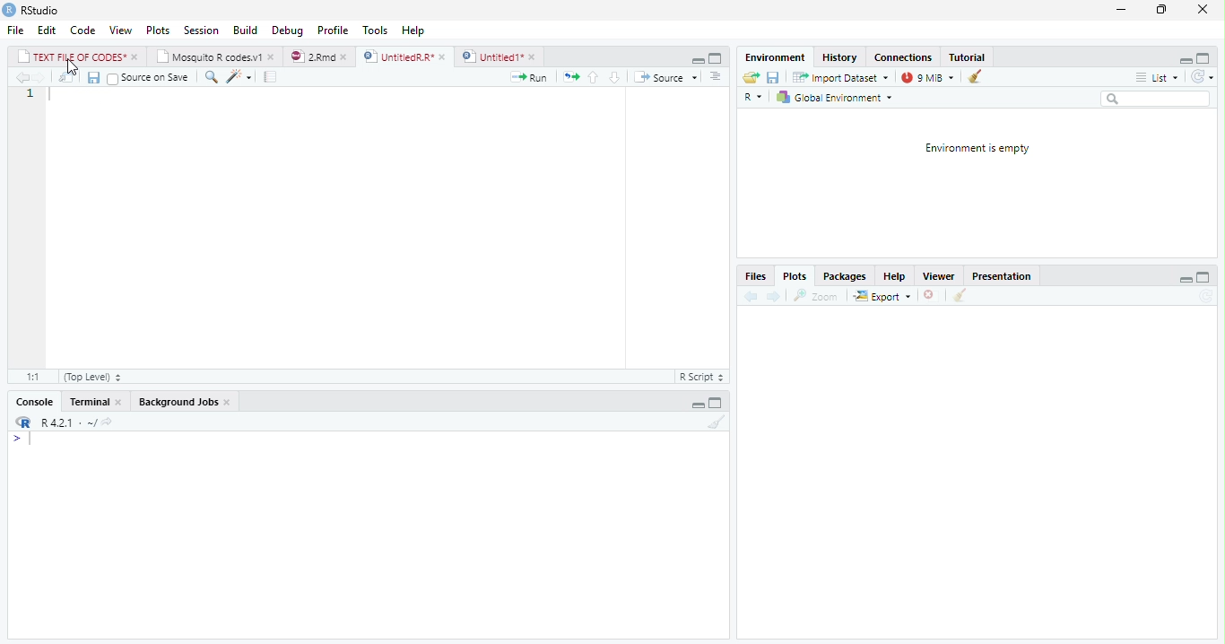 This screenshot has height=644, width=1225. What do you see at coordinates (844, 78) in the screenshot?
I see `imoort Dataset ~` at bounding box center [844, 78].